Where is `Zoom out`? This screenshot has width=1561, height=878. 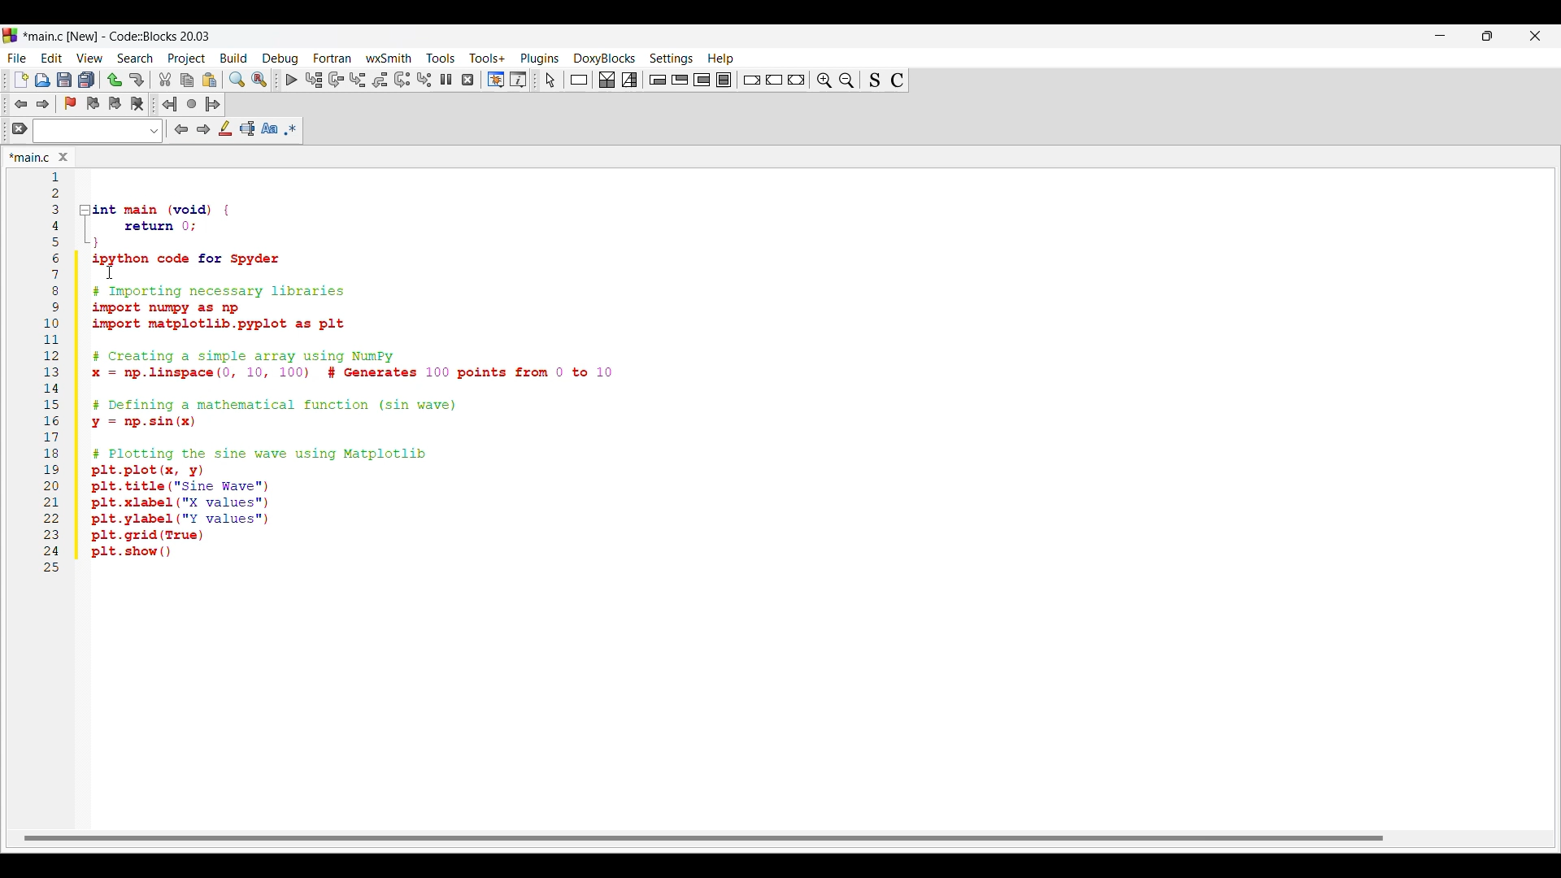 Zoom out is located at coordinates (824, 80).